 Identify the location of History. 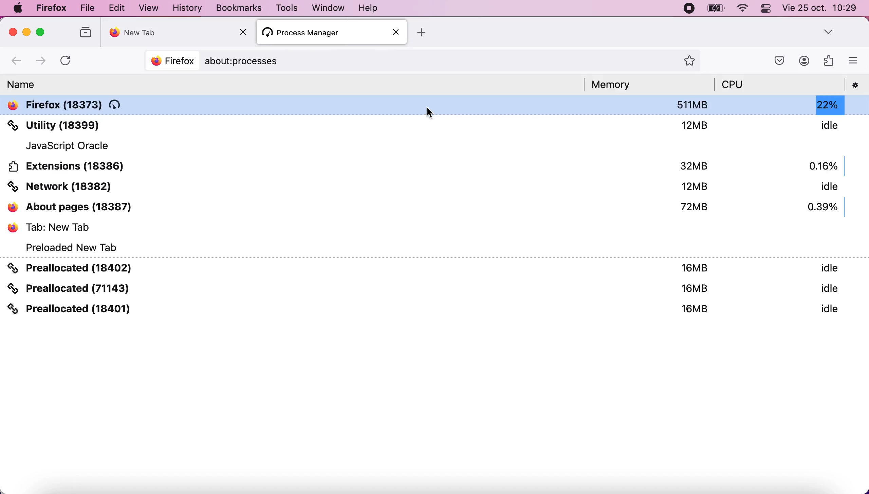
(188, 8).